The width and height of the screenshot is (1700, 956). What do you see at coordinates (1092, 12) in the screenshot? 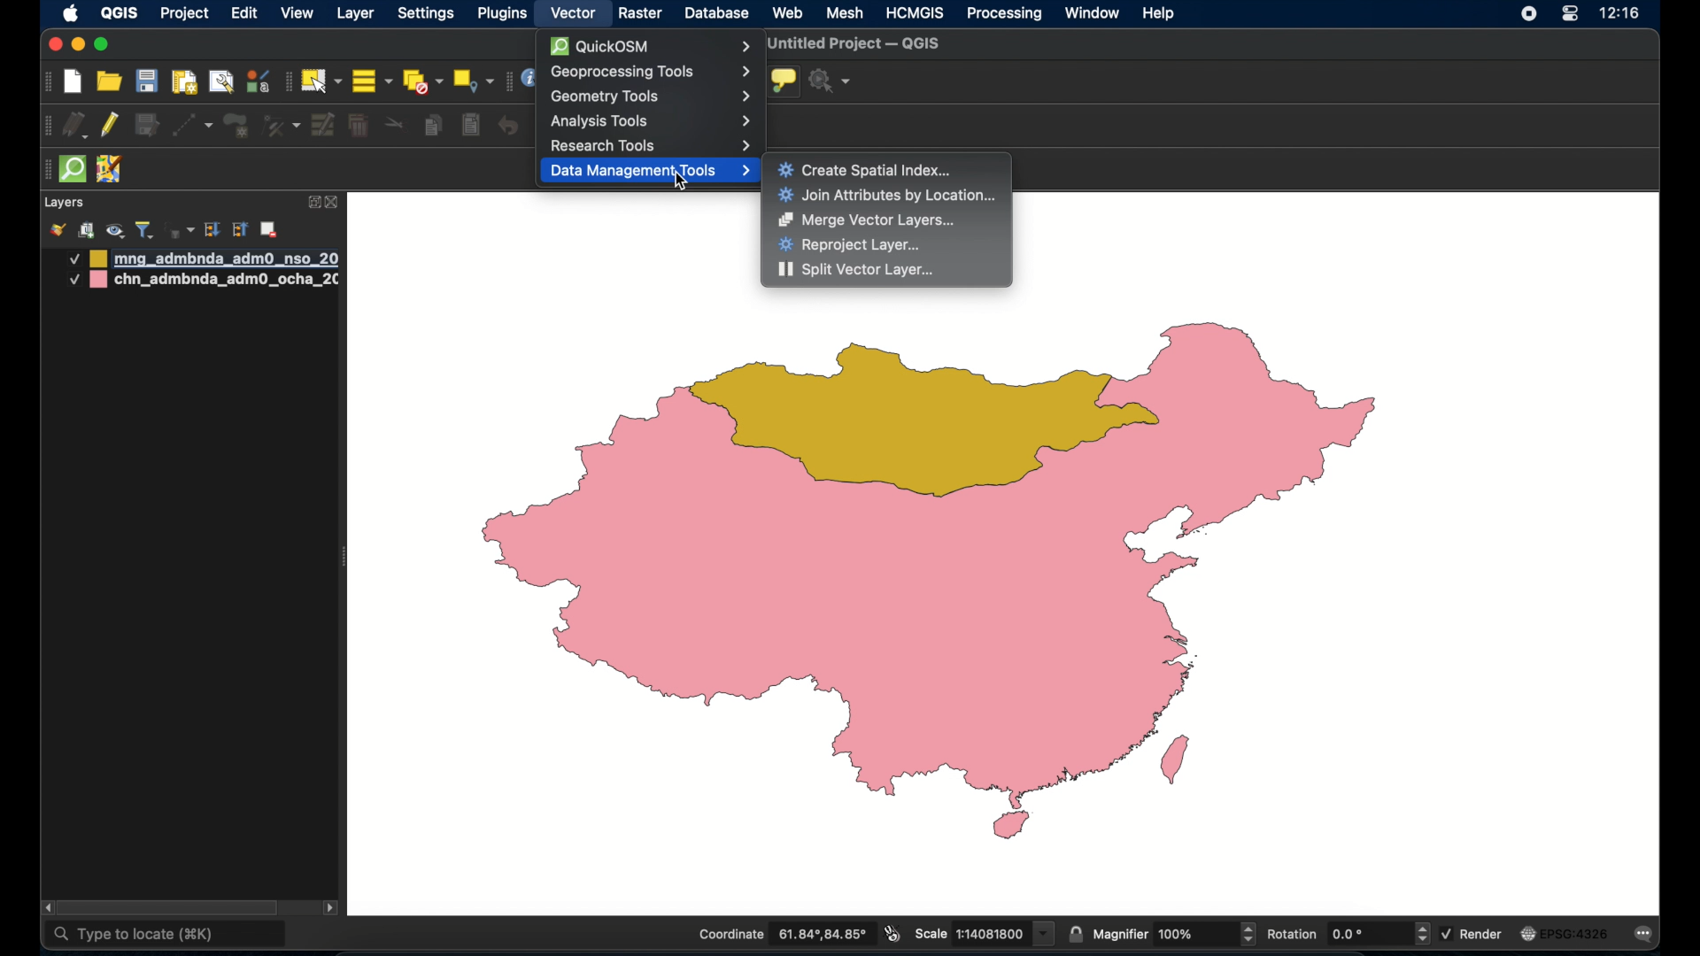
I see `window` at bounding box center [1092, 12].